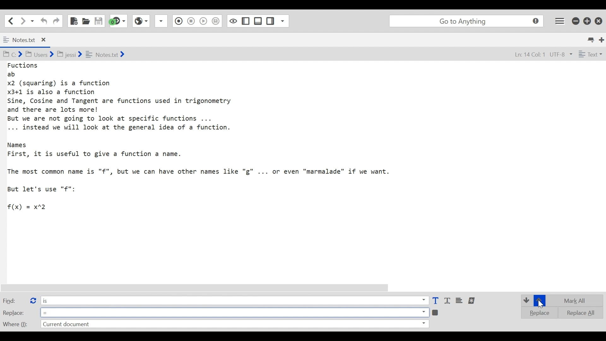  Describe the element at coordinates (234, 325) in the screenshot. I see `Where Field` at that location.